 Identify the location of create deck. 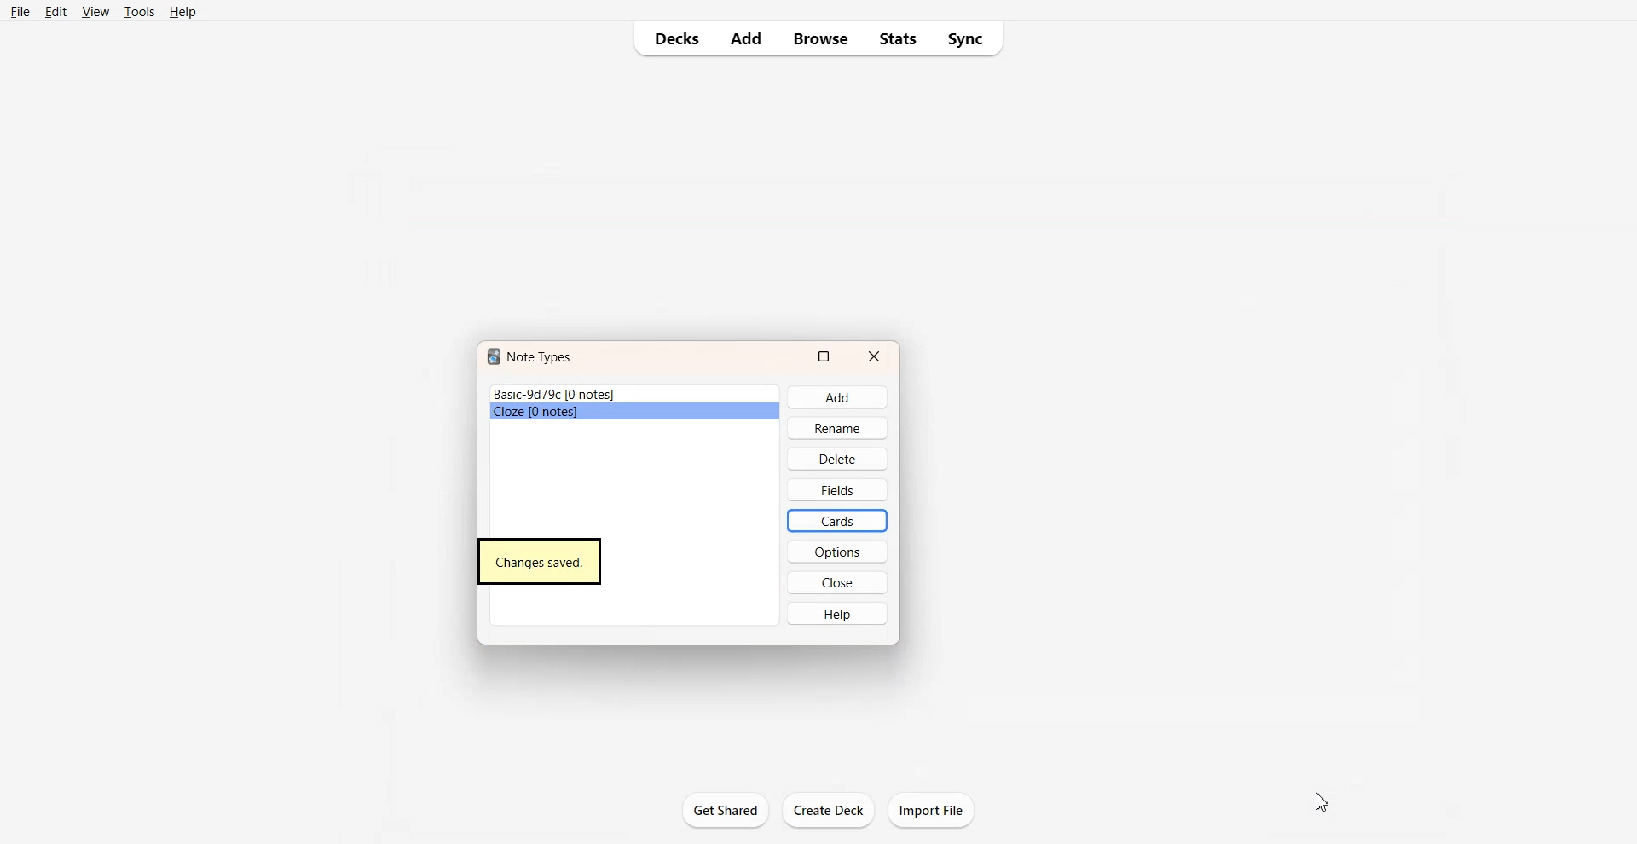
(831, 813).